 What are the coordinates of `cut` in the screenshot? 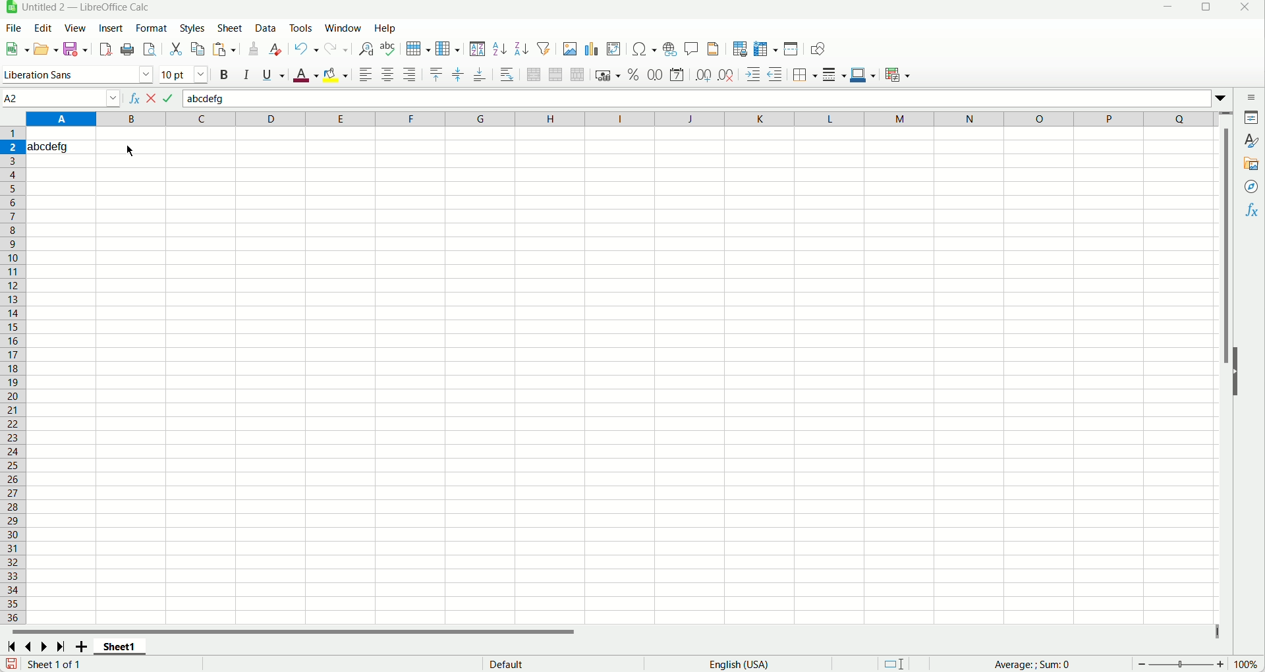 It's located at (175, 49).